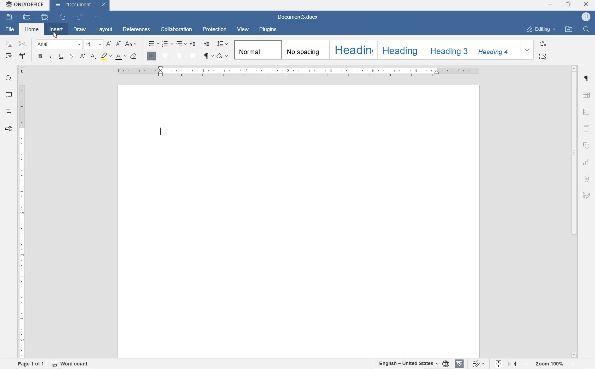 This screenshot has width=595, height=369. Describe the element at coordinates (72, 56) in the screenshot. I see `STRIKETHROUGH` at that location.